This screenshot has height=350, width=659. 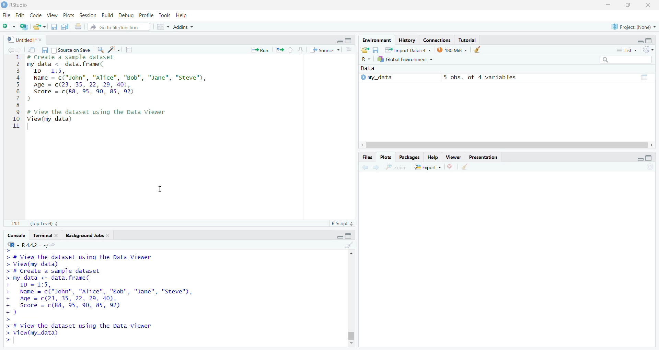 What do you see at coordinates (31, 49) in the screenshot?
I see `Search in file` at bounding box center [31, 49].